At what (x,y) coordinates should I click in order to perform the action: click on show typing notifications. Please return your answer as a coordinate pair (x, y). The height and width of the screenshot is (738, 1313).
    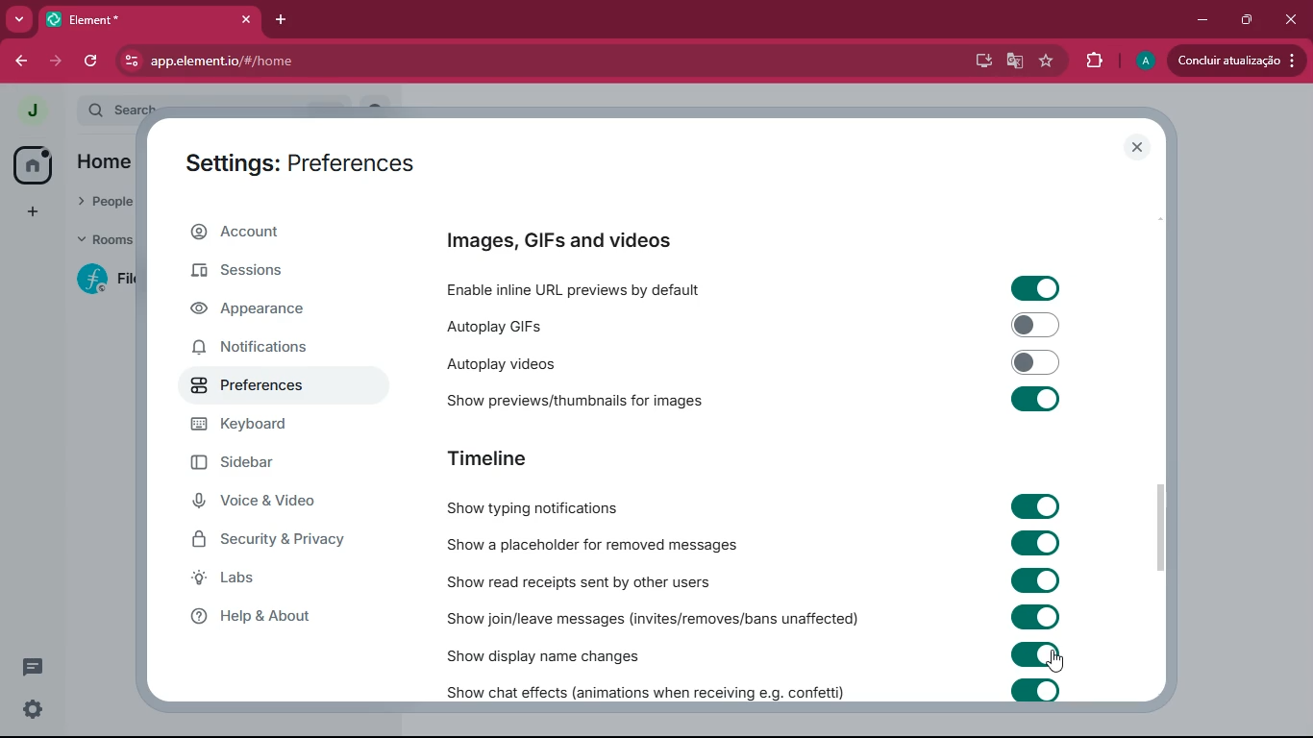
    Looking at the image, I should click on (539, 507).